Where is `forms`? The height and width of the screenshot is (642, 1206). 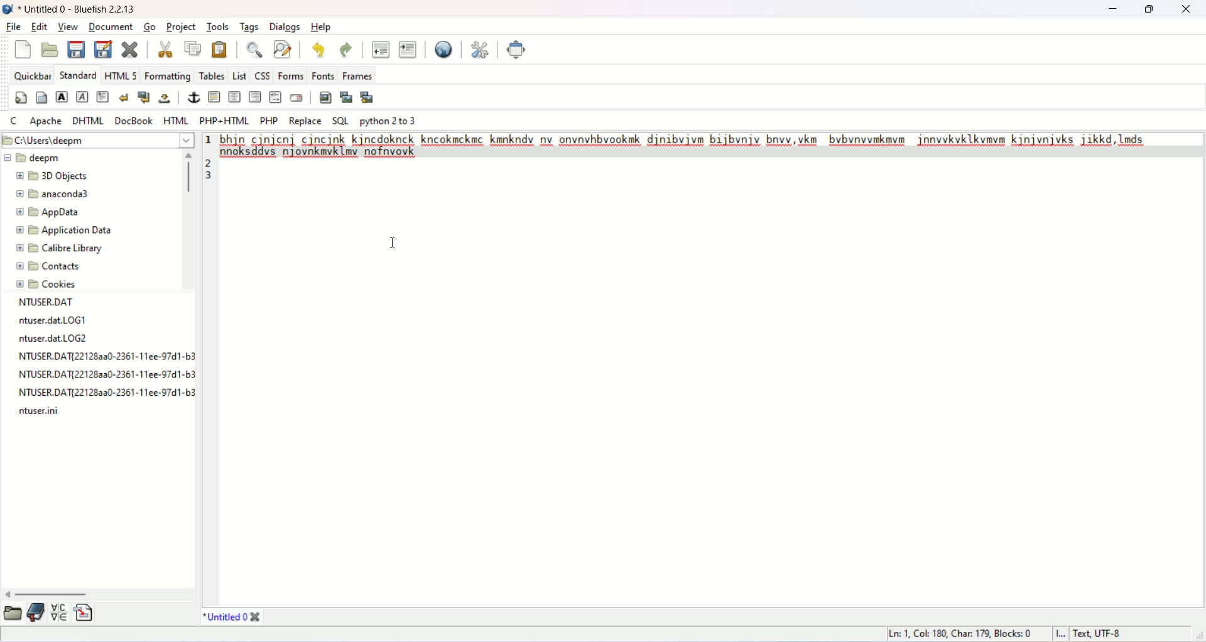 forms is located at coordinates (291, 75).